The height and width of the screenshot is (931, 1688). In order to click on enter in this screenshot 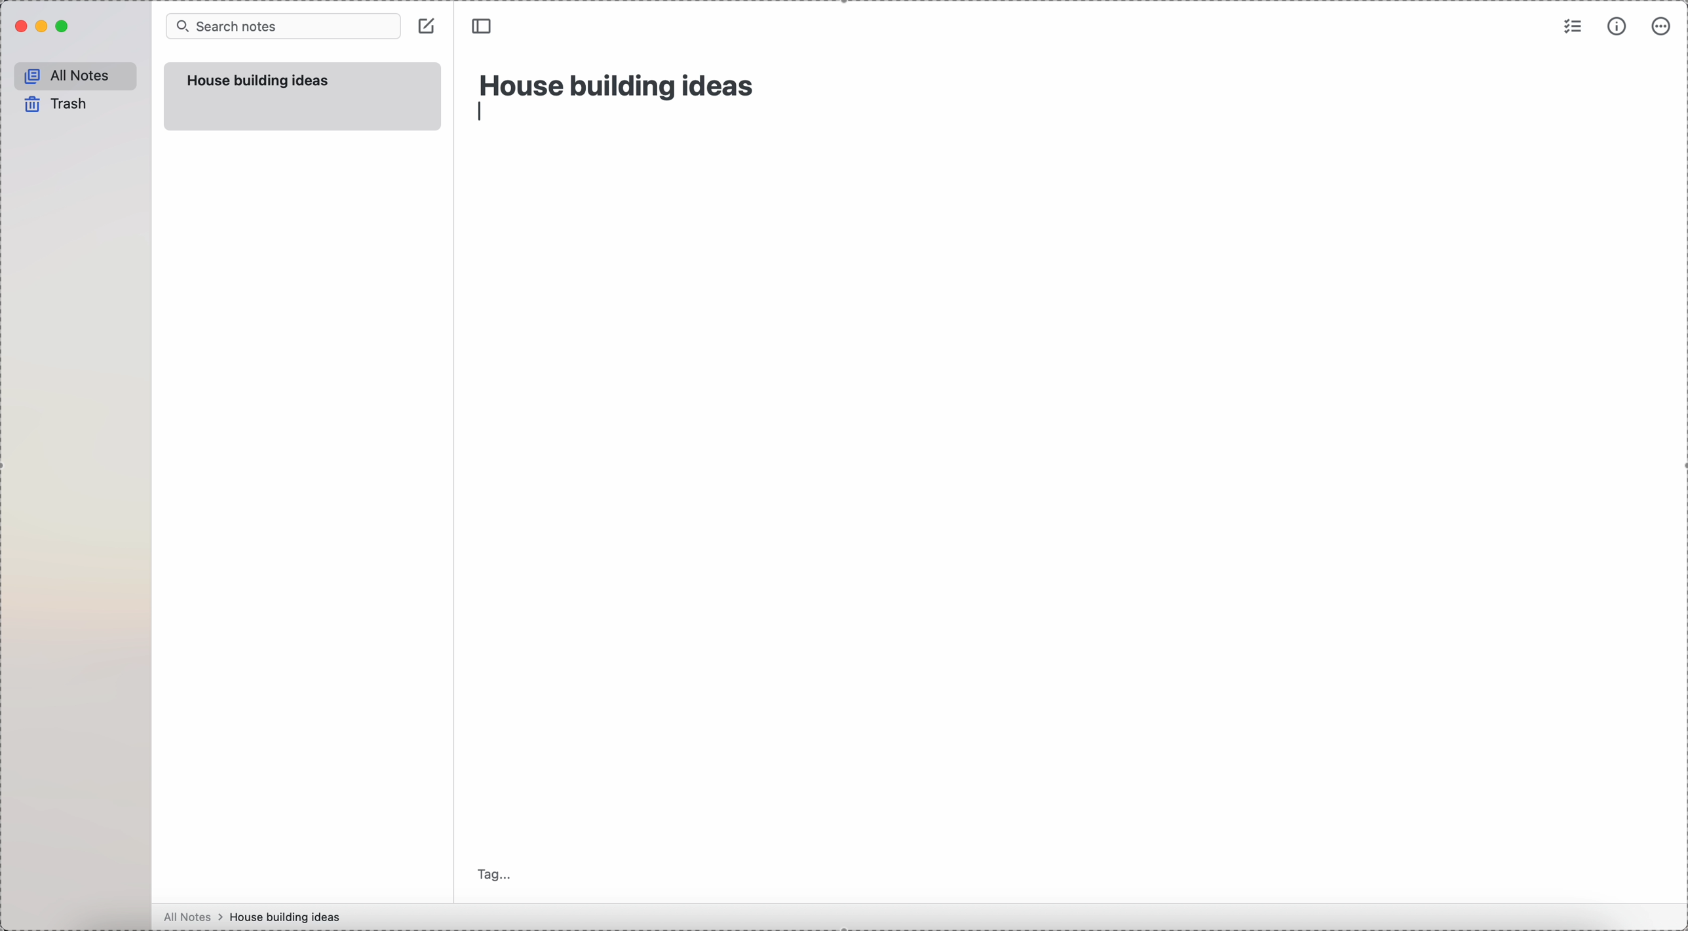, I will do `click(481, 113)`.